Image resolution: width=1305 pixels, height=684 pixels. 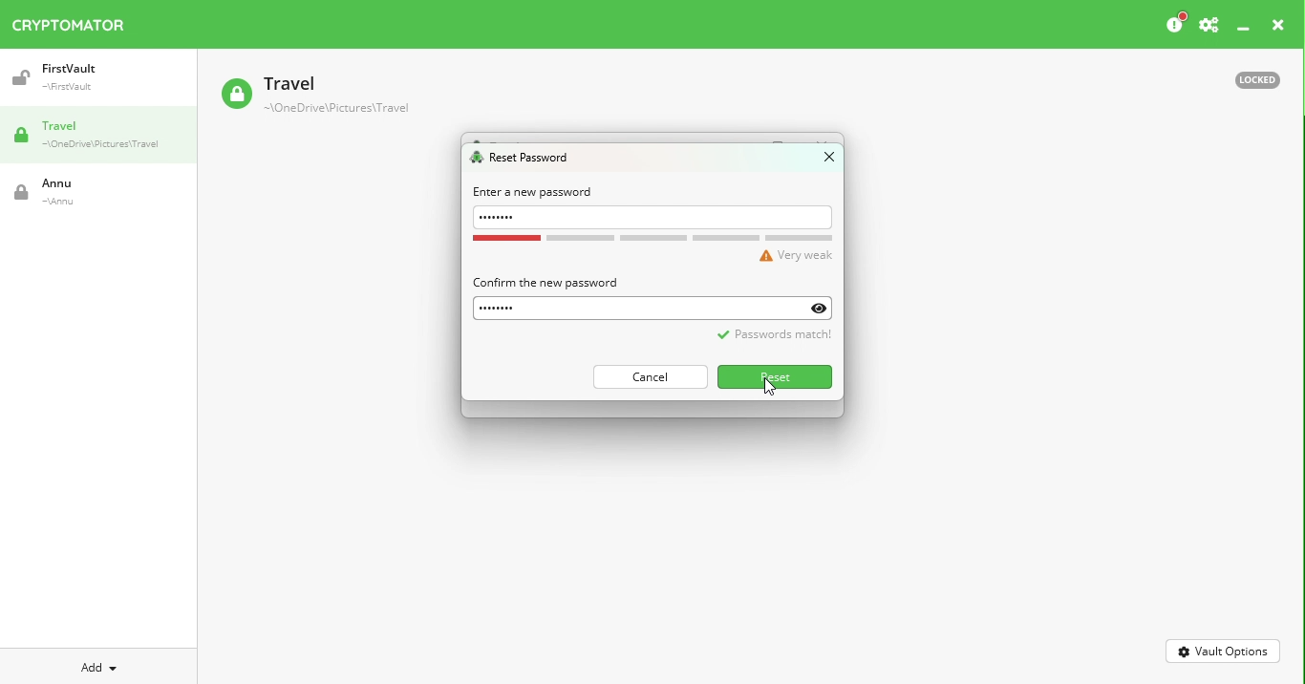 I want to click on Travel, so click(x=105, y=137).